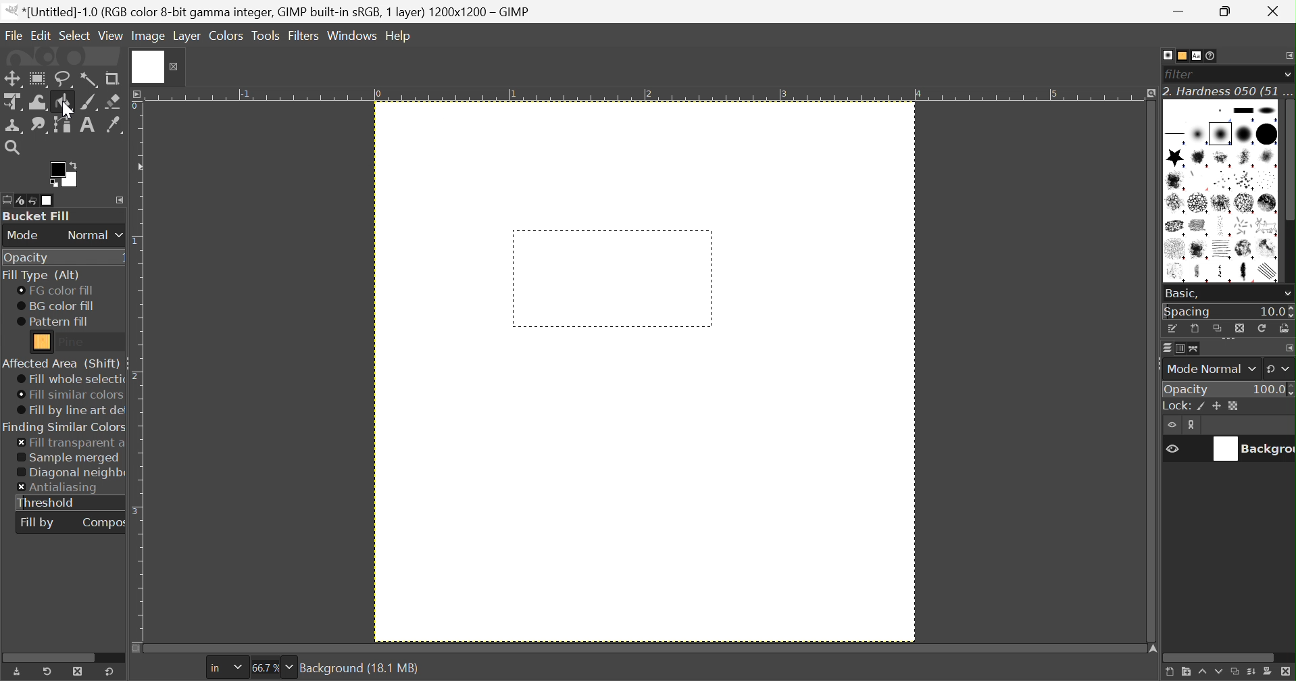 Image resolution: width=1296 pixels, height=681 pixels. I want to click on Close, so click(1276, 11).